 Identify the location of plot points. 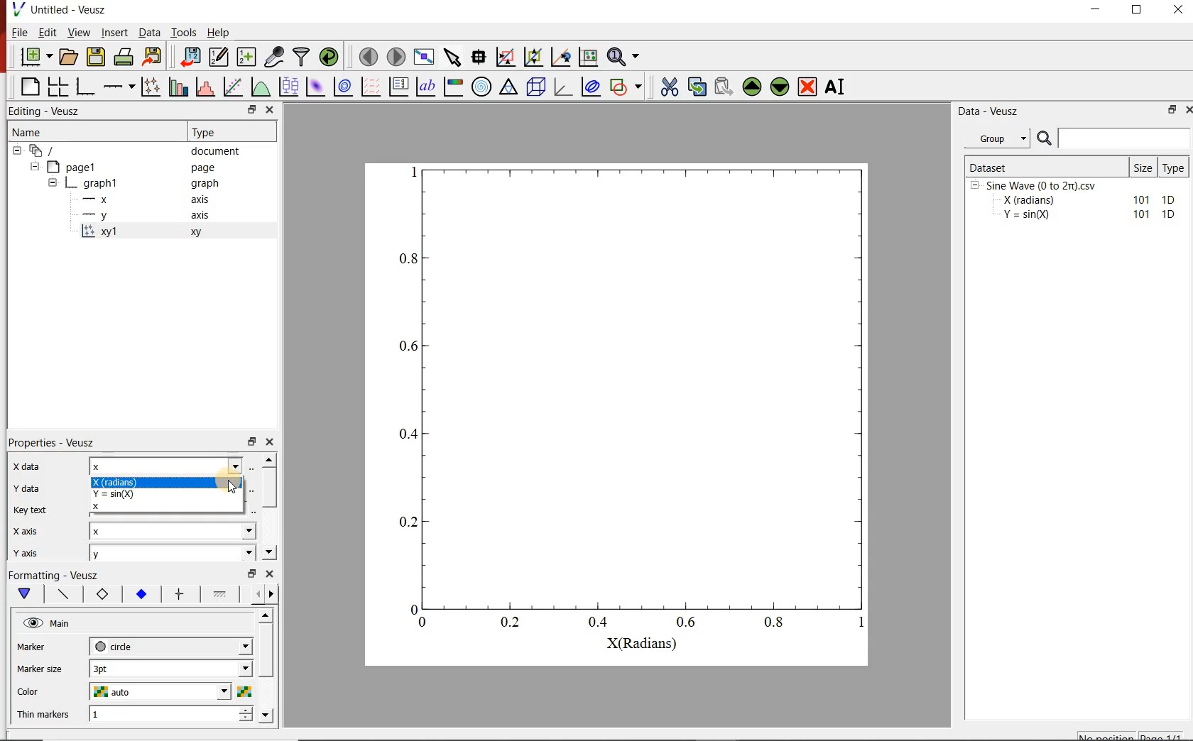
(153, 86).